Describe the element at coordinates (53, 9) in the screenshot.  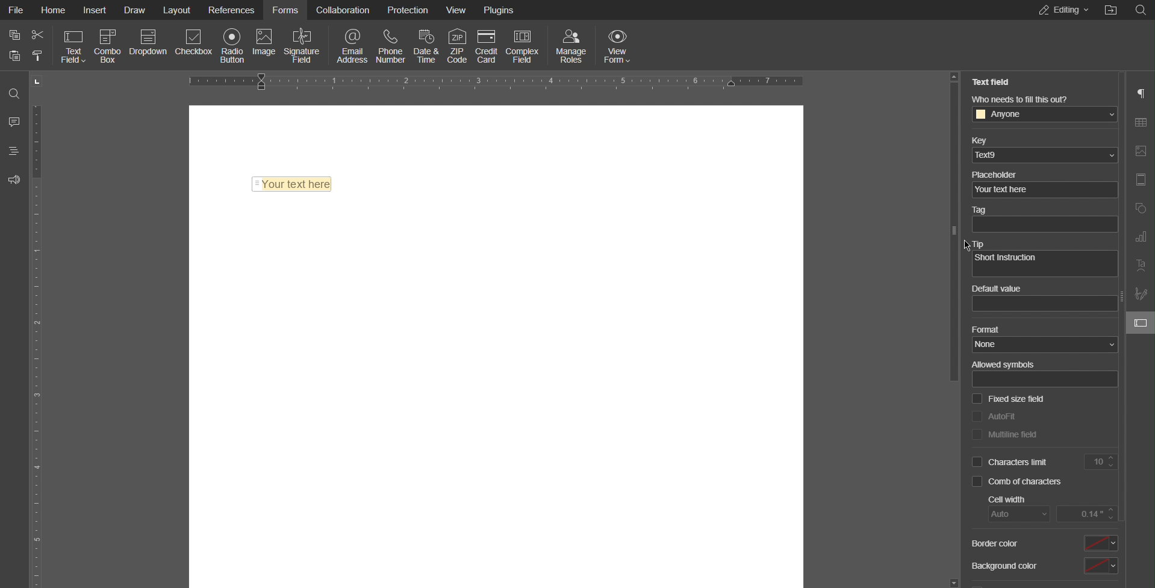
I see `Home` at that location.